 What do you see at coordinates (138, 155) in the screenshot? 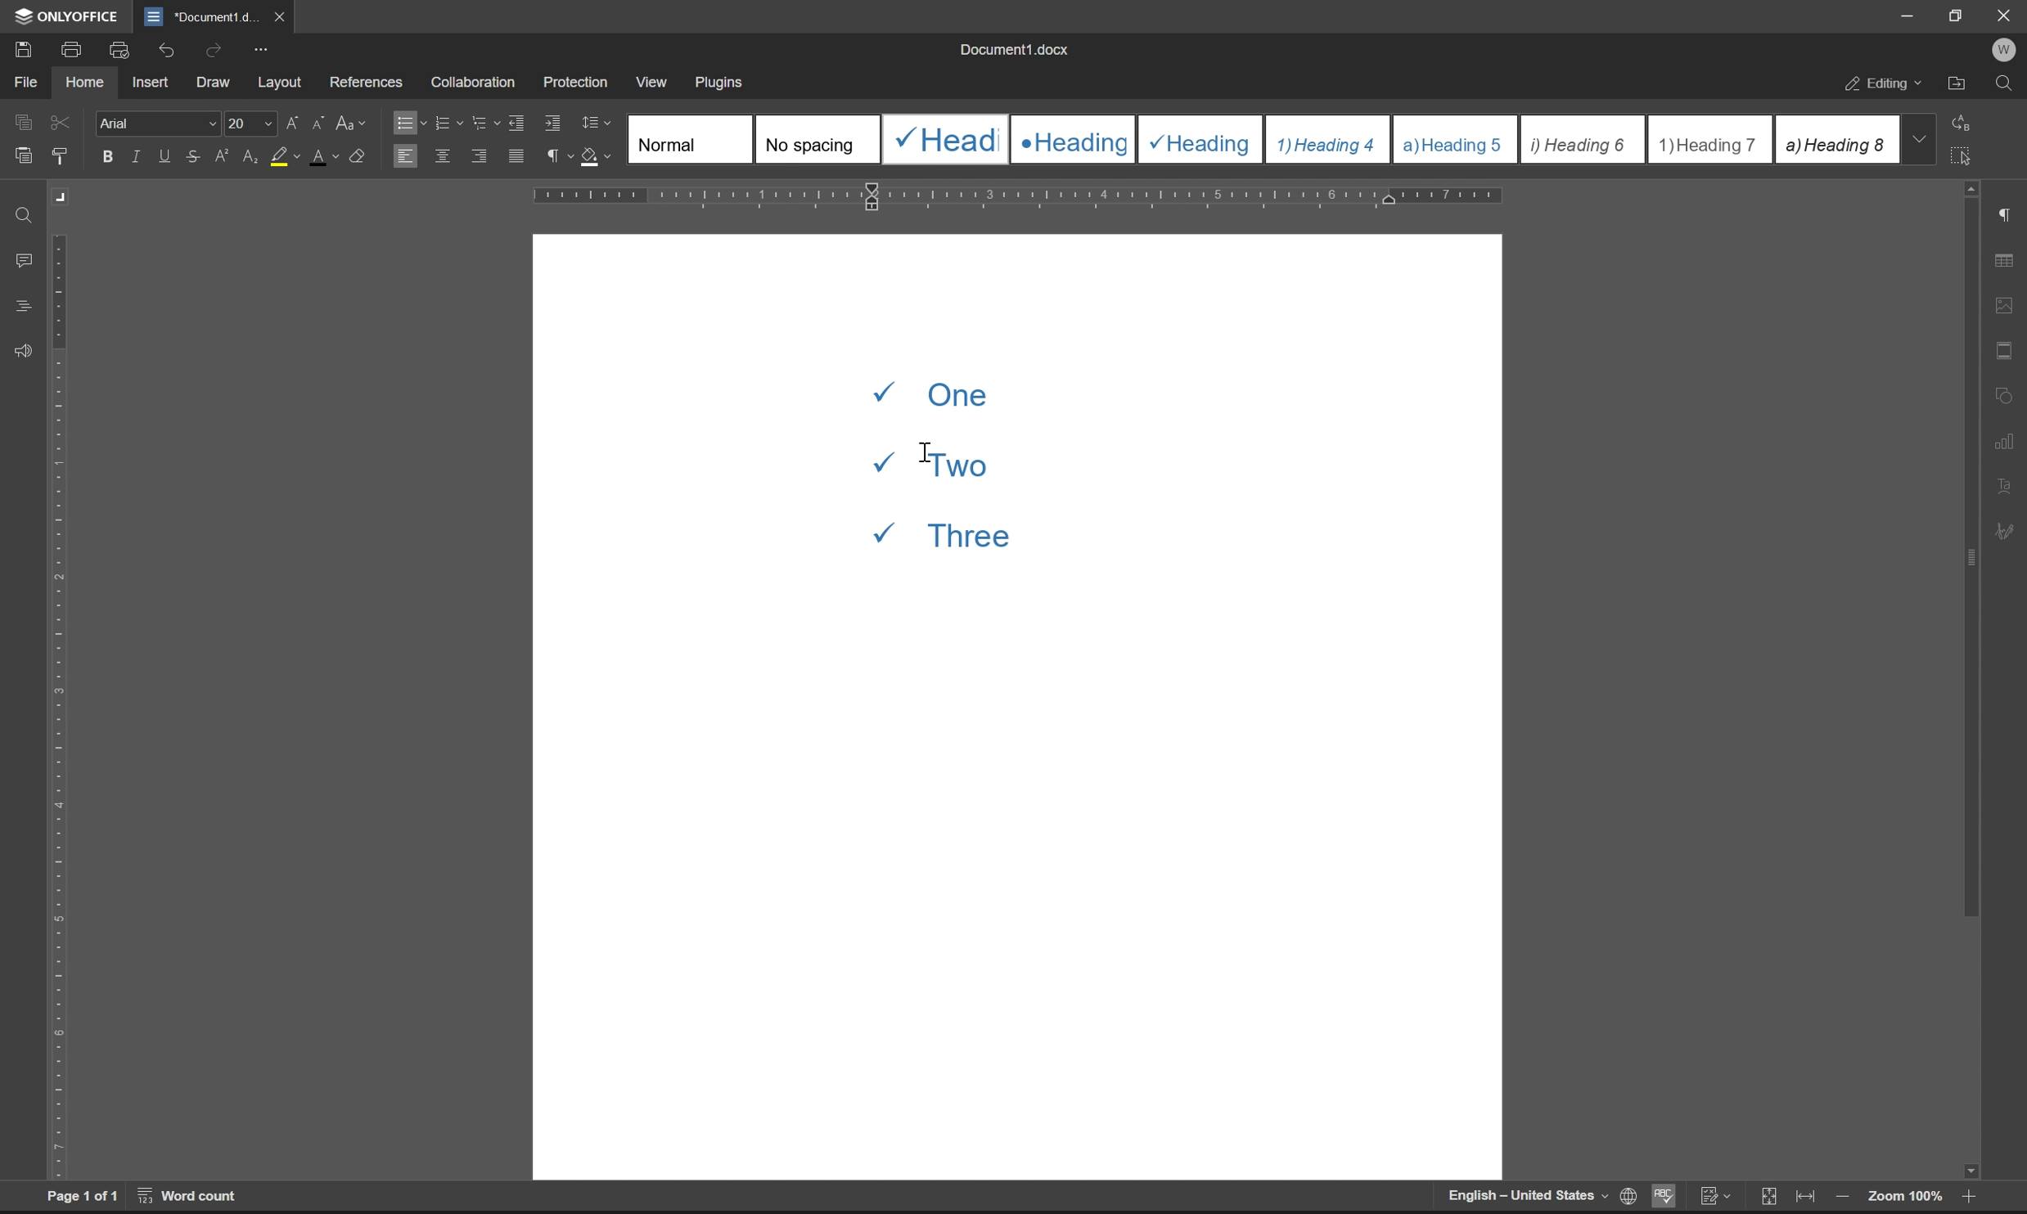
I see `italic` at bounding box center [138, 155].